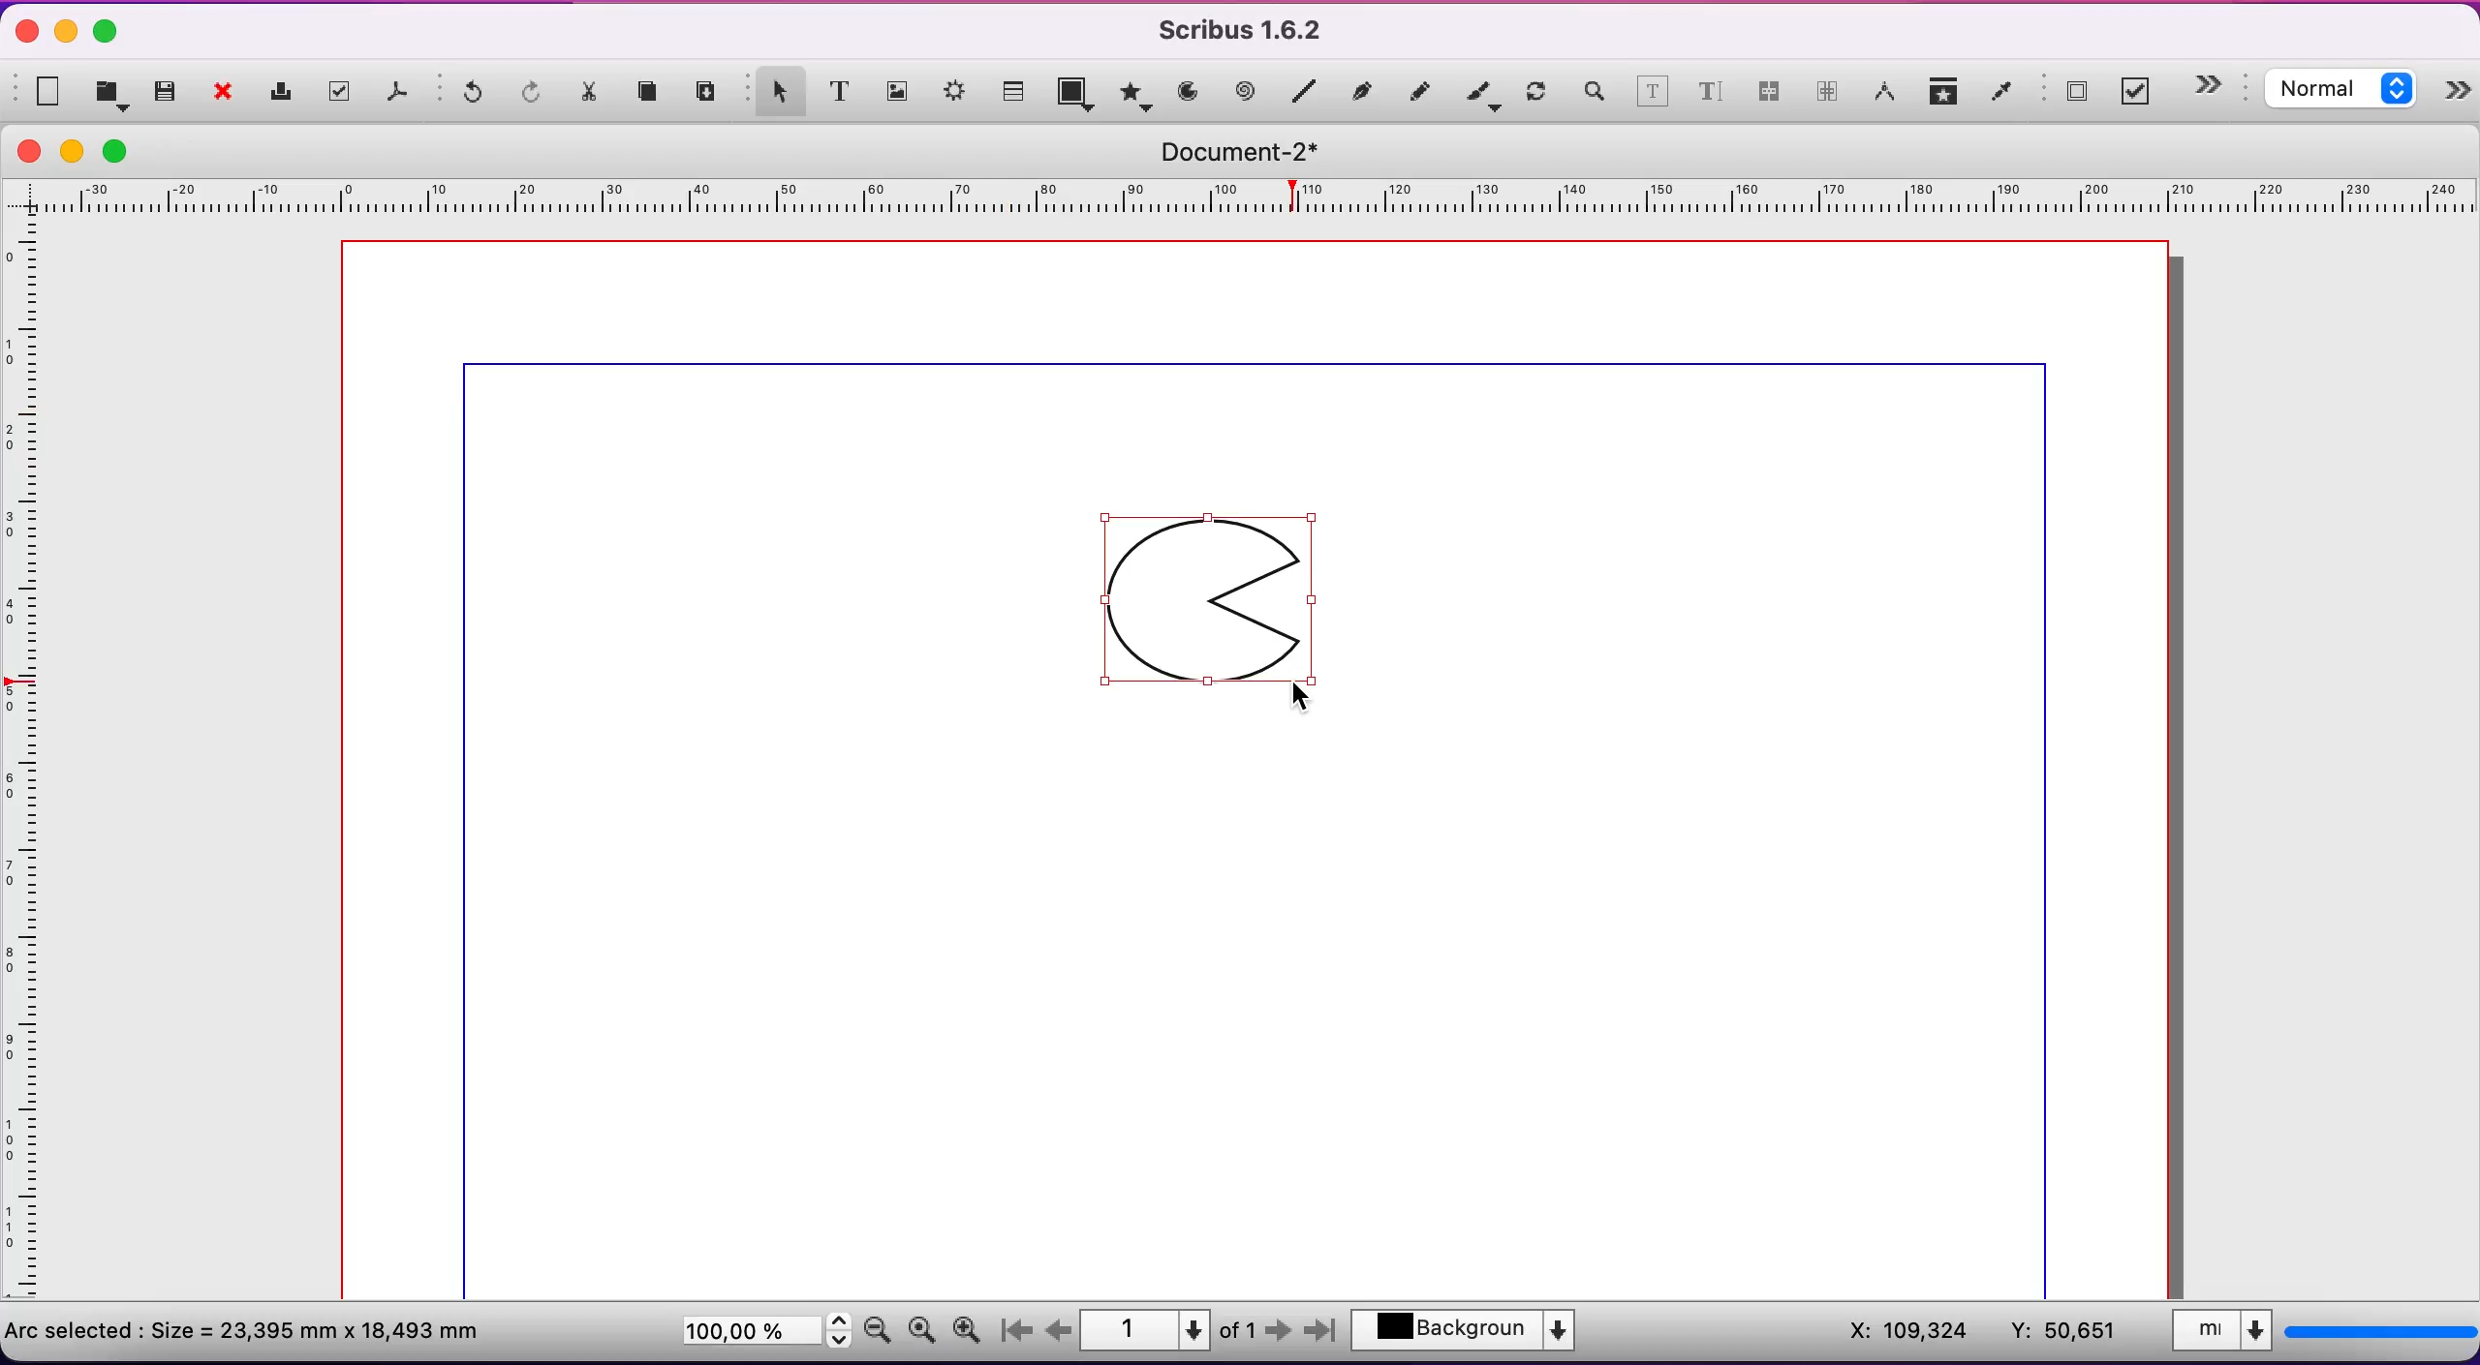 The width and height of the screenshot is (2480, 1365). What do you see at coordinates (1310, 694) in the screenshot?
I see `cursor` at bounding box center [1310, 694].